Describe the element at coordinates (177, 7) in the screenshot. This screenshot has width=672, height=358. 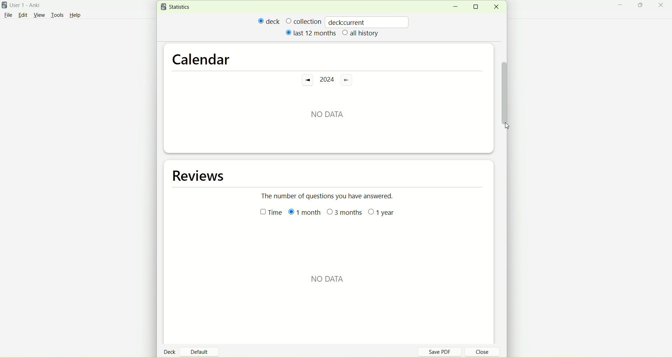
I see `statistics` at that location.